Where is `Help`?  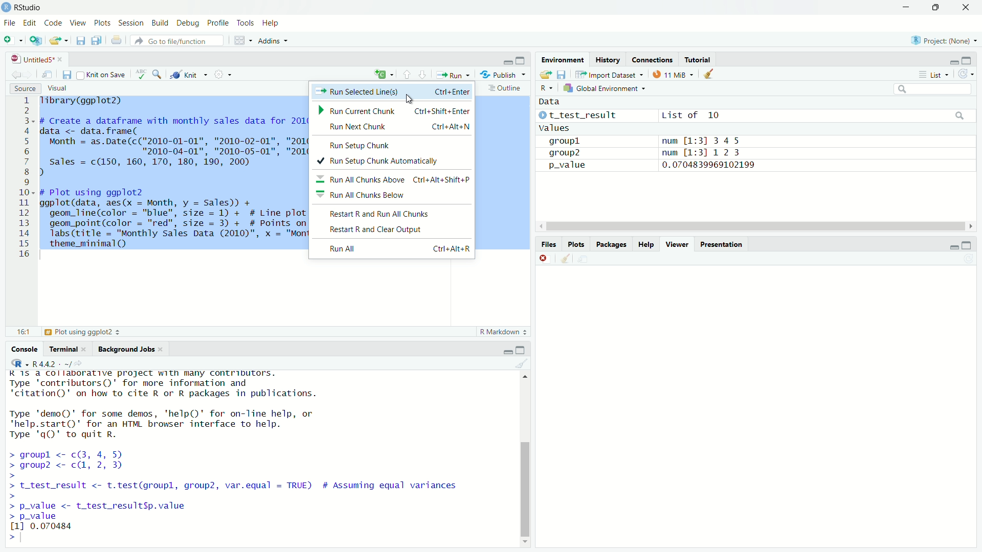 Help is located at coordinates (274, 23).